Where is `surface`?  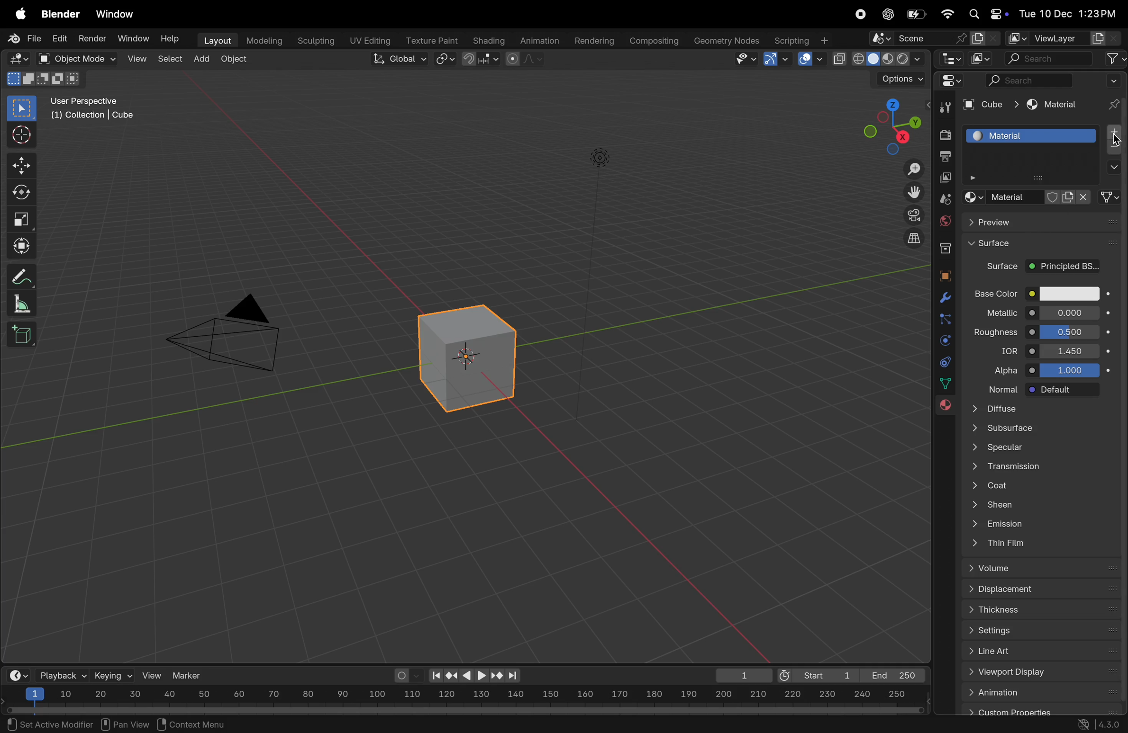
surface is located at coordinates (1042, 244).